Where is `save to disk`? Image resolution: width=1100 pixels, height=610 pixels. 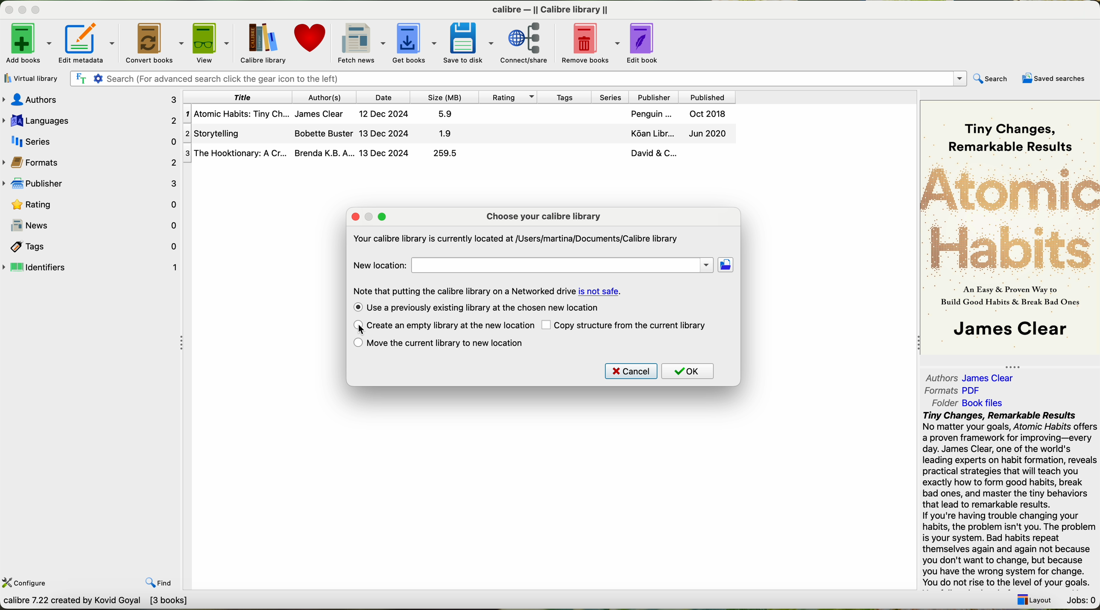 save to disk is located at coordinates (469, 42).